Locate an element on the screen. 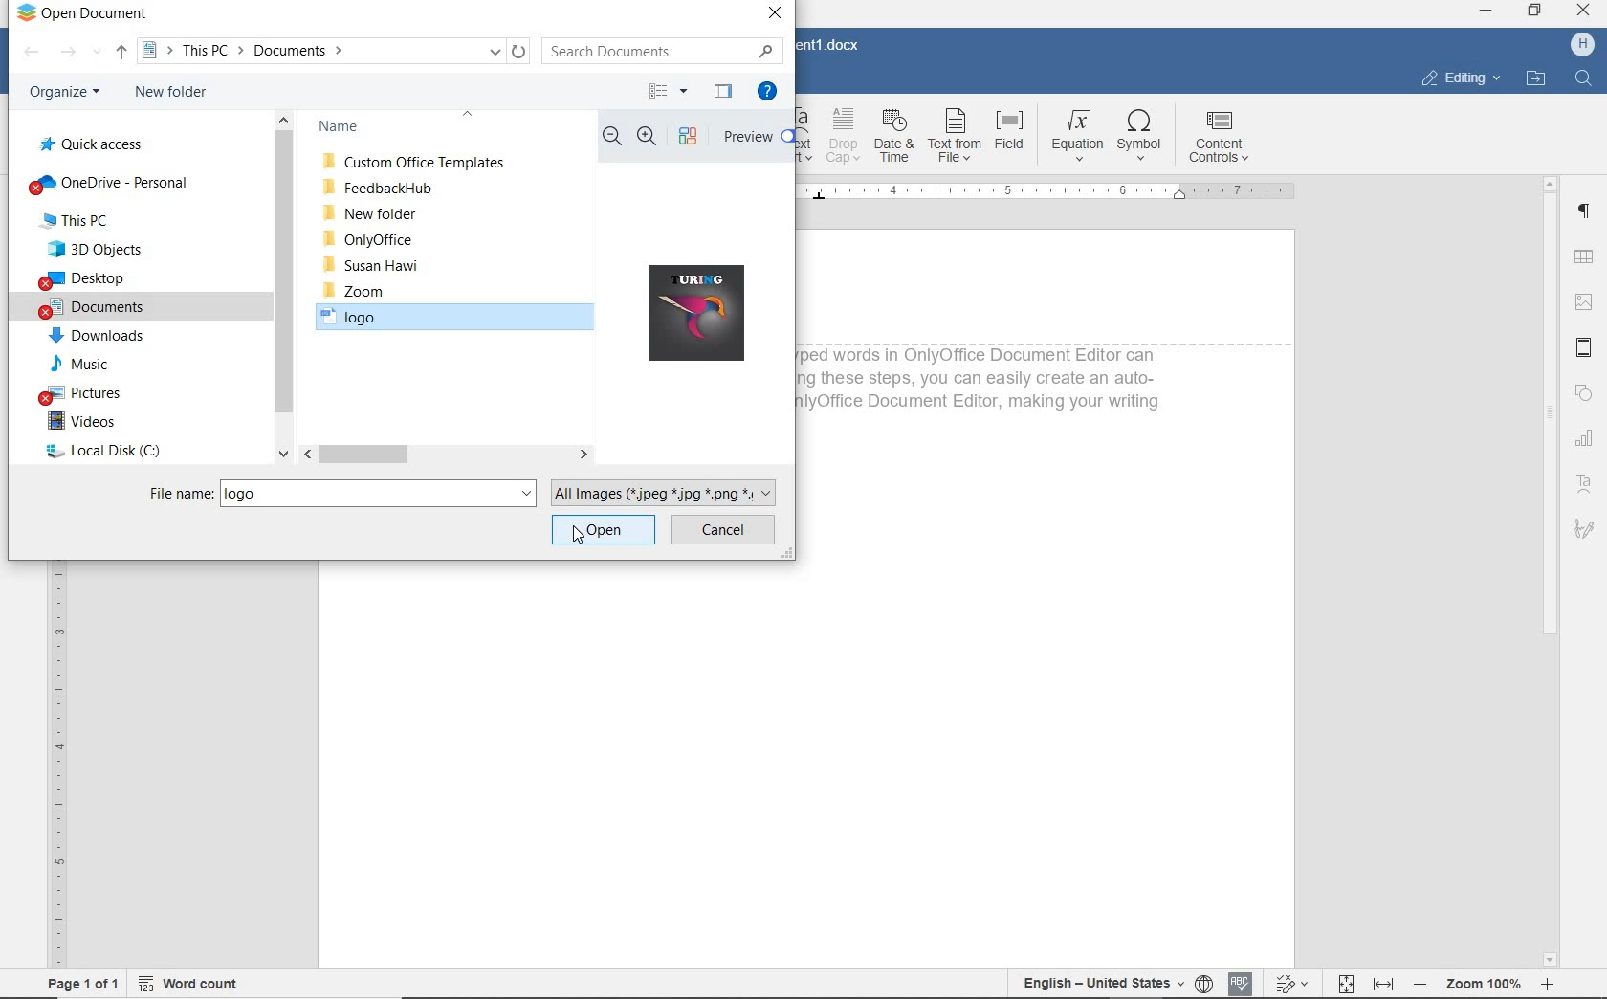 The height and width of the screenshot is (999, 1607). LOGO is located at coordinates (459, 321).